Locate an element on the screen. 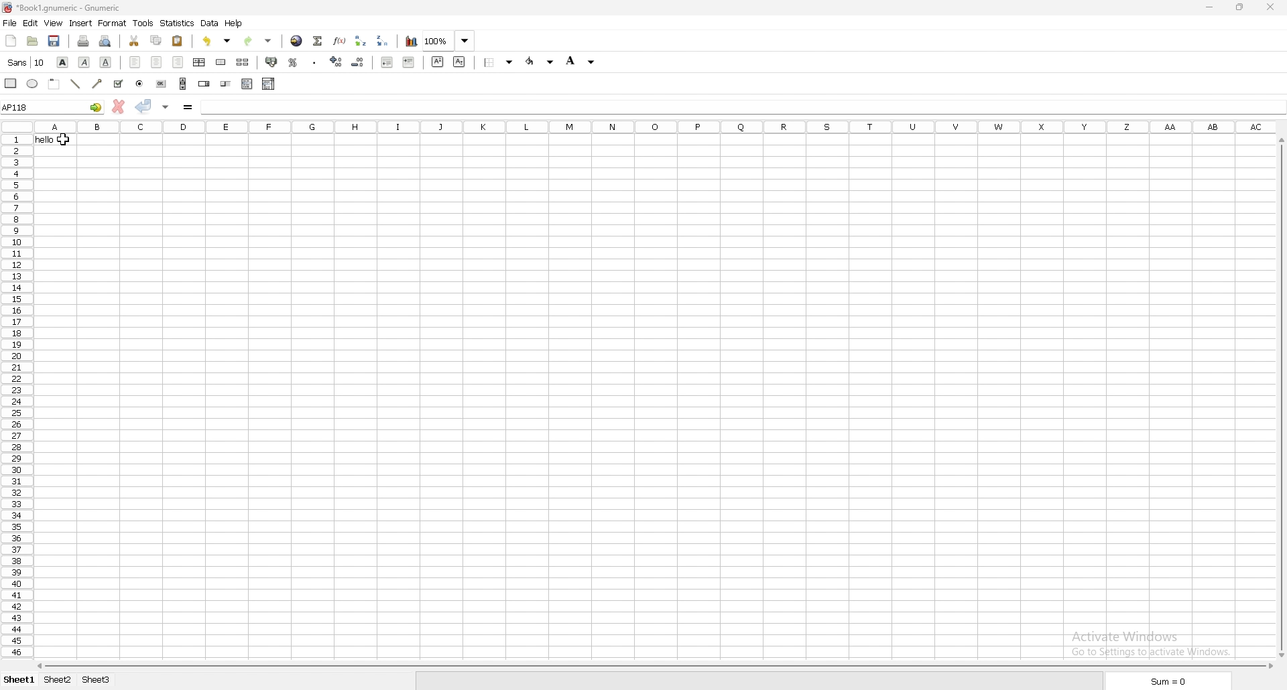 The height and width of the screenshot is (690, 1287). background is located at coordinates (583, 62).